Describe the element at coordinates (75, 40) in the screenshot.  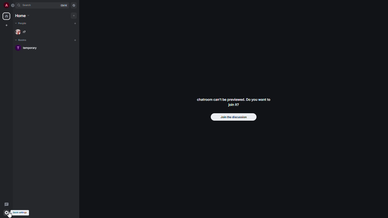
I see `add` at that location.